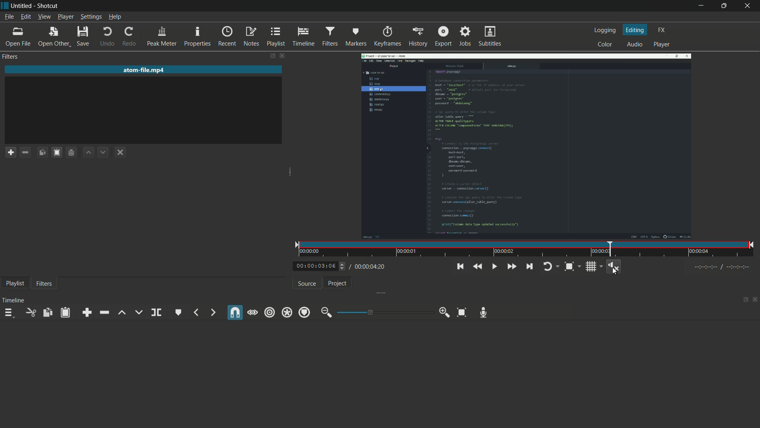 The image size is (760, 428). What do you see at coordinates (65, 17) in the screenshot?
I see `player menu` at bounding box center [65, 17].